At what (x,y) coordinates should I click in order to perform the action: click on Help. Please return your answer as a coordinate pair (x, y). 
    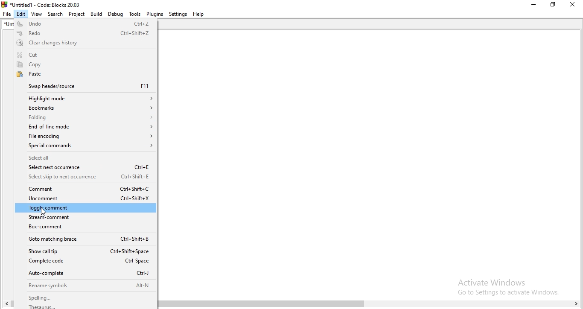
    Looking at the image, I should click on (199, 14).